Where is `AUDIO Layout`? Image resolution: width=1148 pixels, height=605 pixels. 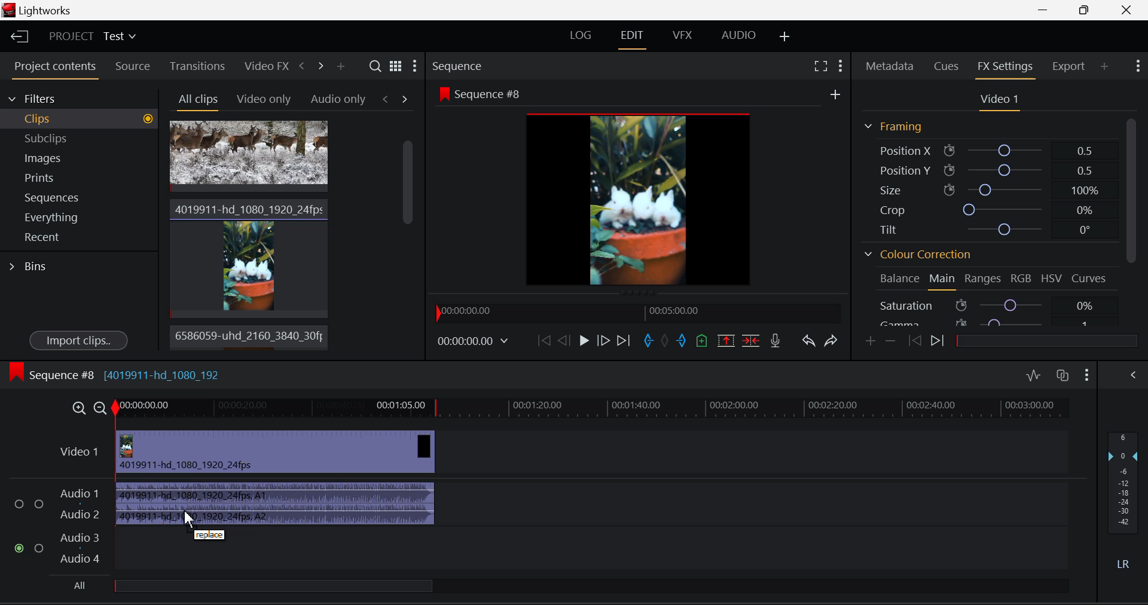 AUDIO Layout is located at coordinates (738, 35).